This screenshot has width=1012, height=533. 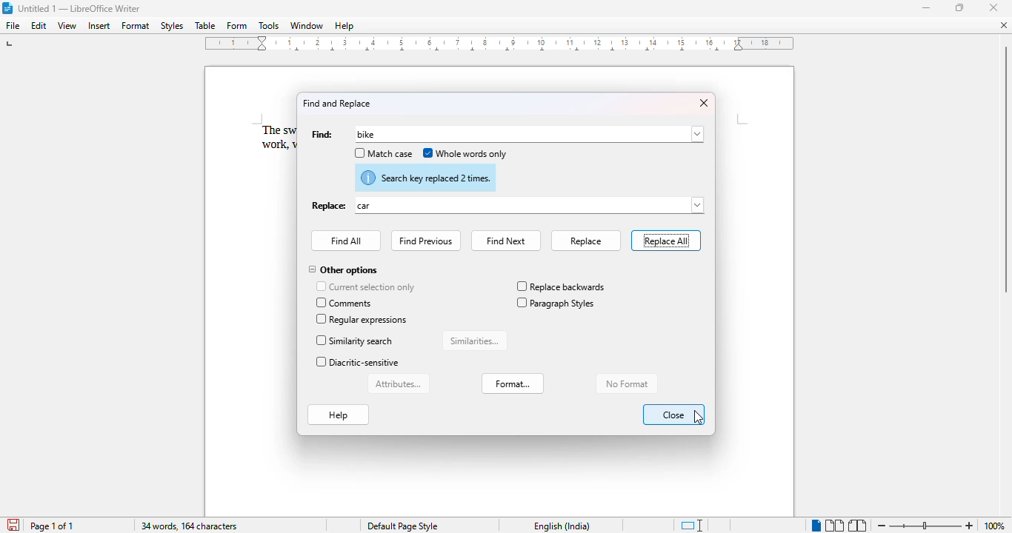 What do you see at coordinates (190, 526) in the screenshot?
I see `34 words, 164 characters` at bounding box center [190, 526].